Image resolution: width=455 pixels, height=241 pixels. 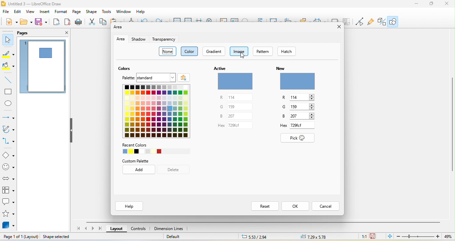 I want to click on r 114, so click(x=298, y=98).